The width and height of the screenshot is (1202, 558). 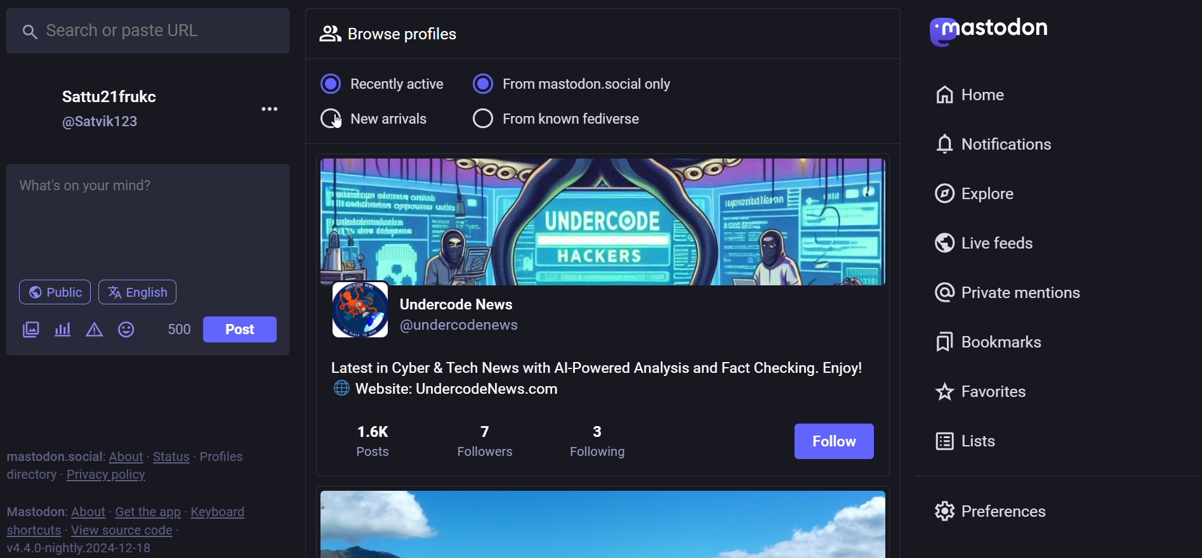 What do you see at coordinates (375, 120) in the screenshot?
I see `new arrival` at bounding box center [375, 120].